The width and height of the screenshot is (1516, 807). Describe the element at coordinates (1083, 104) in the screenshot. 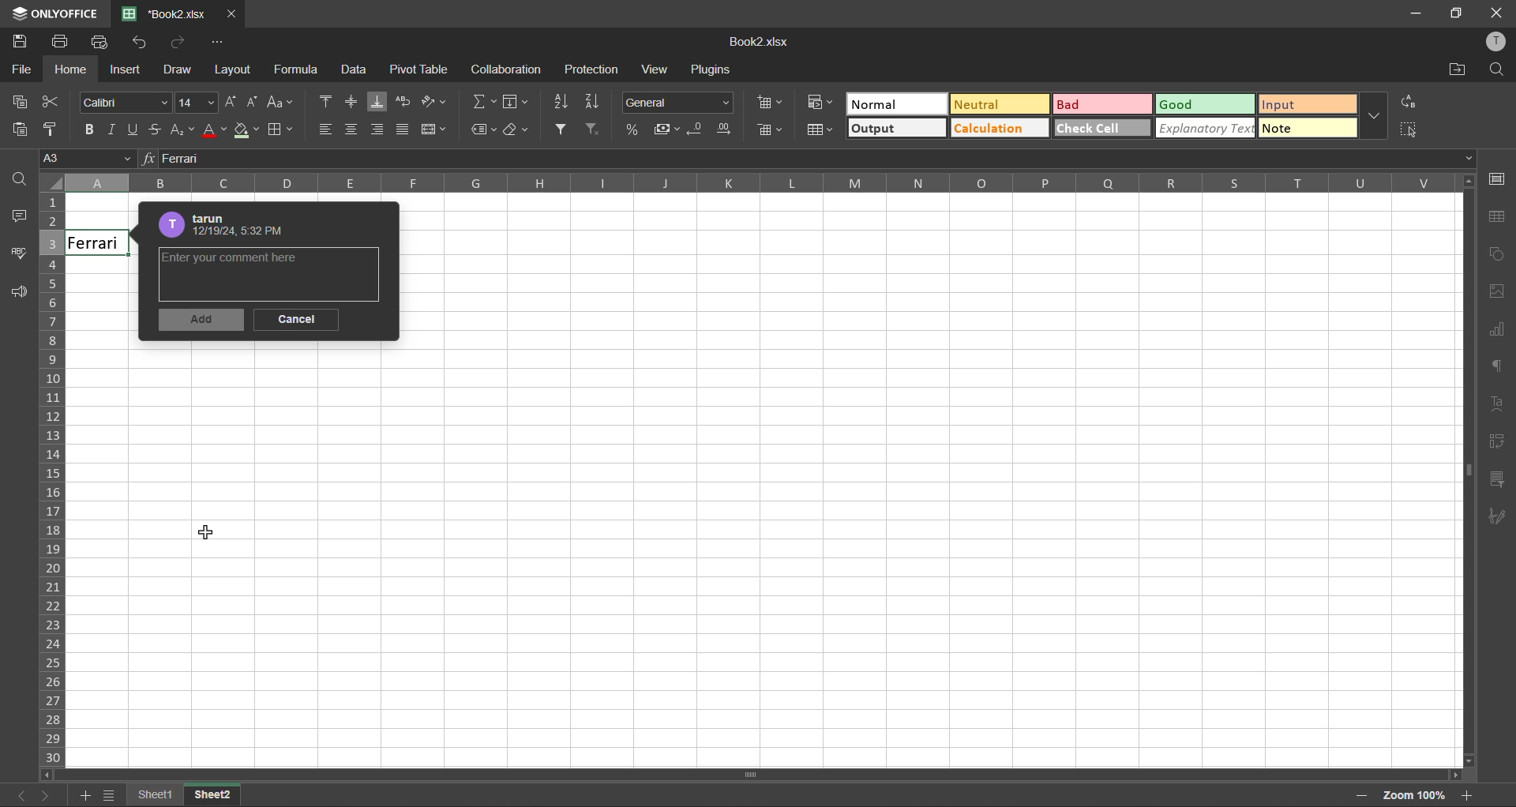

I see `bad` at that location.